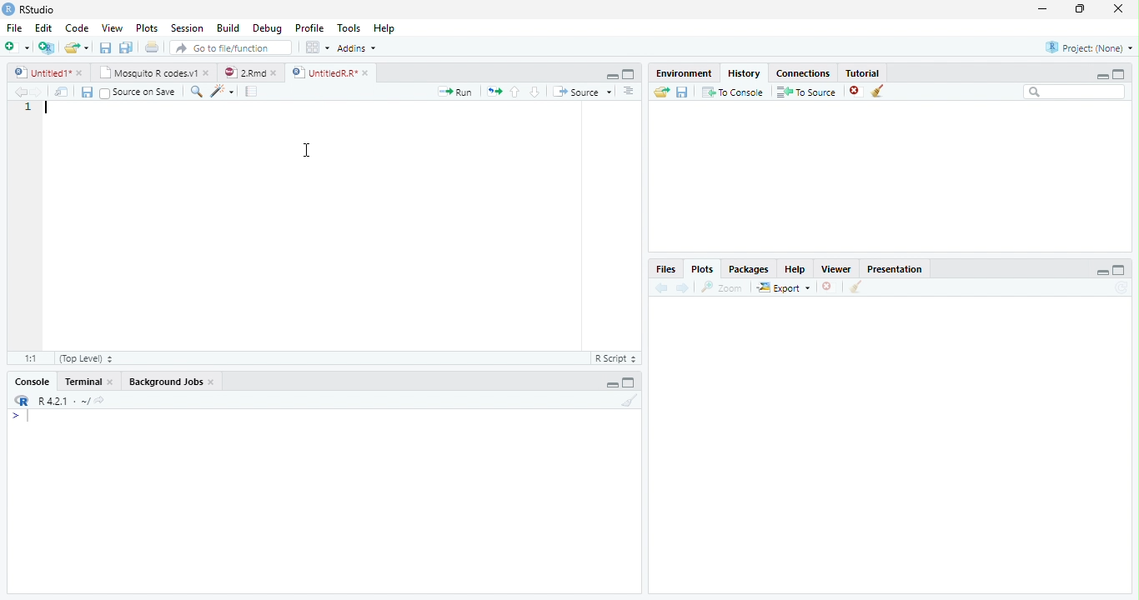 This screenshot has width=1139, height=600. Describe the element at coordinates (660, 92) in the screenshot. I see `Load workspace` at that location.